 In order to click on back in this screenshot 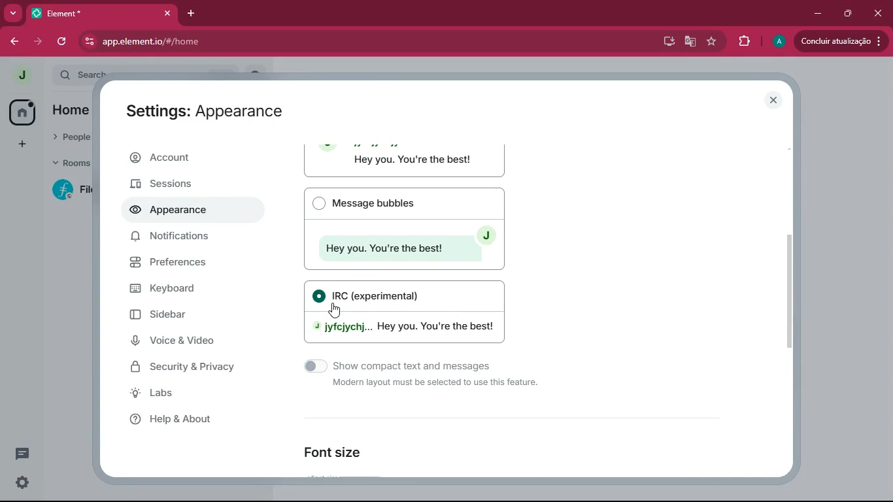, I will do `click(13, 40)`.